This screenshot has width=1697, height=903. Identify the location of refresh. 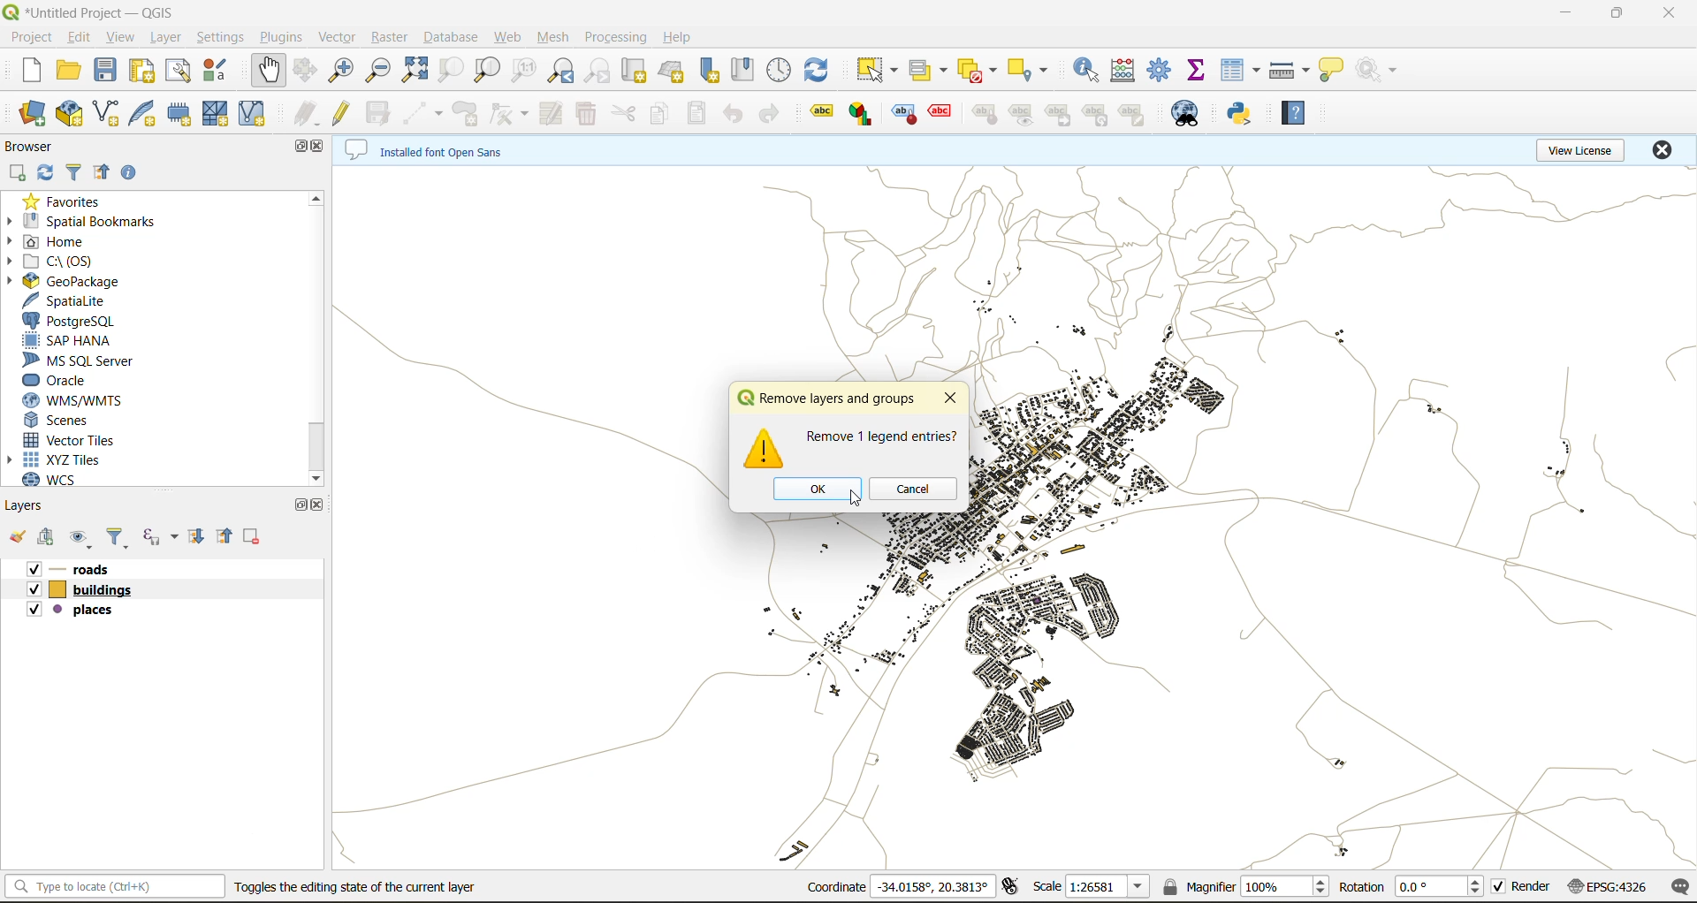
(46, 175).